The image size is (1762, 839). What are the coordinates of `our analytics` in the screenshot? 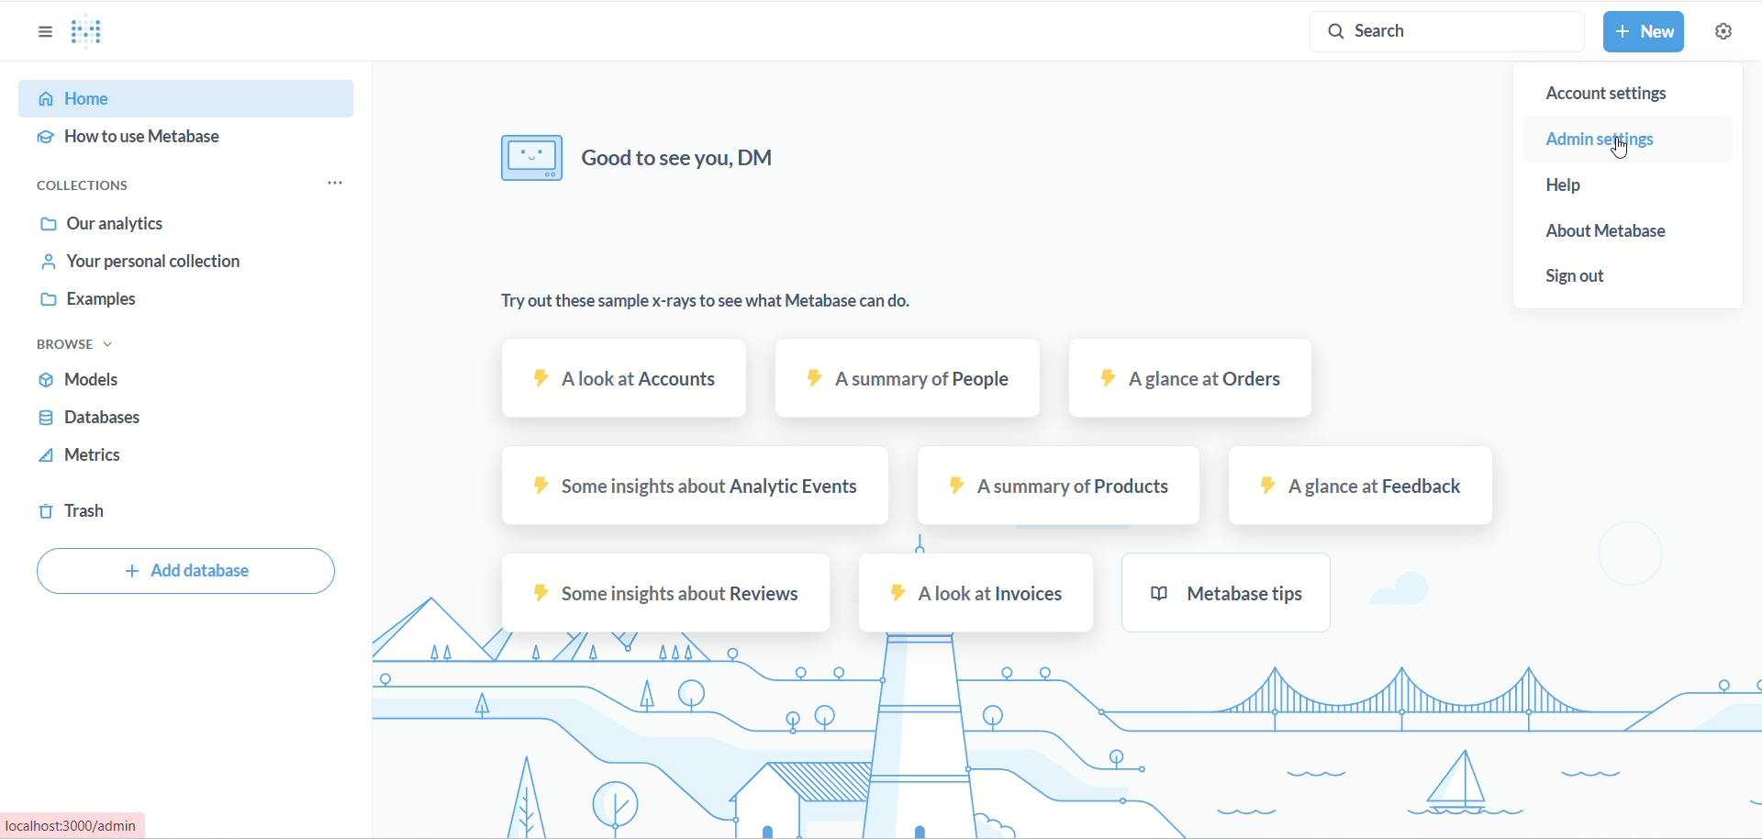 It's located at (108, 225).